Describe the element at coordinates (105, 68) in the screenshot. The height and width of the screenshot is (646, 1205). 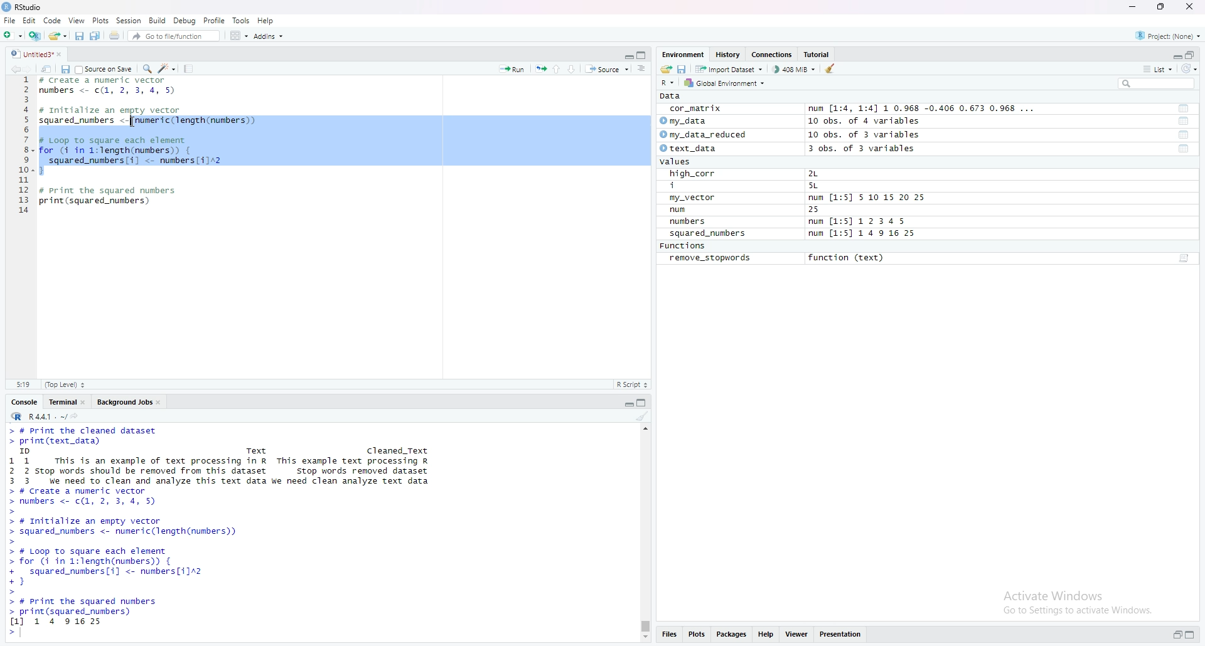
I see `Source on save` at that location.